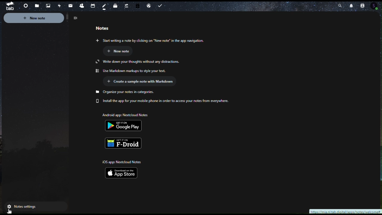 The height and width of the screenshot is (215, 382). What do you see at coordinates (8, 6) in the screenshot?
I see `tab` at bounding box center [8, 6].